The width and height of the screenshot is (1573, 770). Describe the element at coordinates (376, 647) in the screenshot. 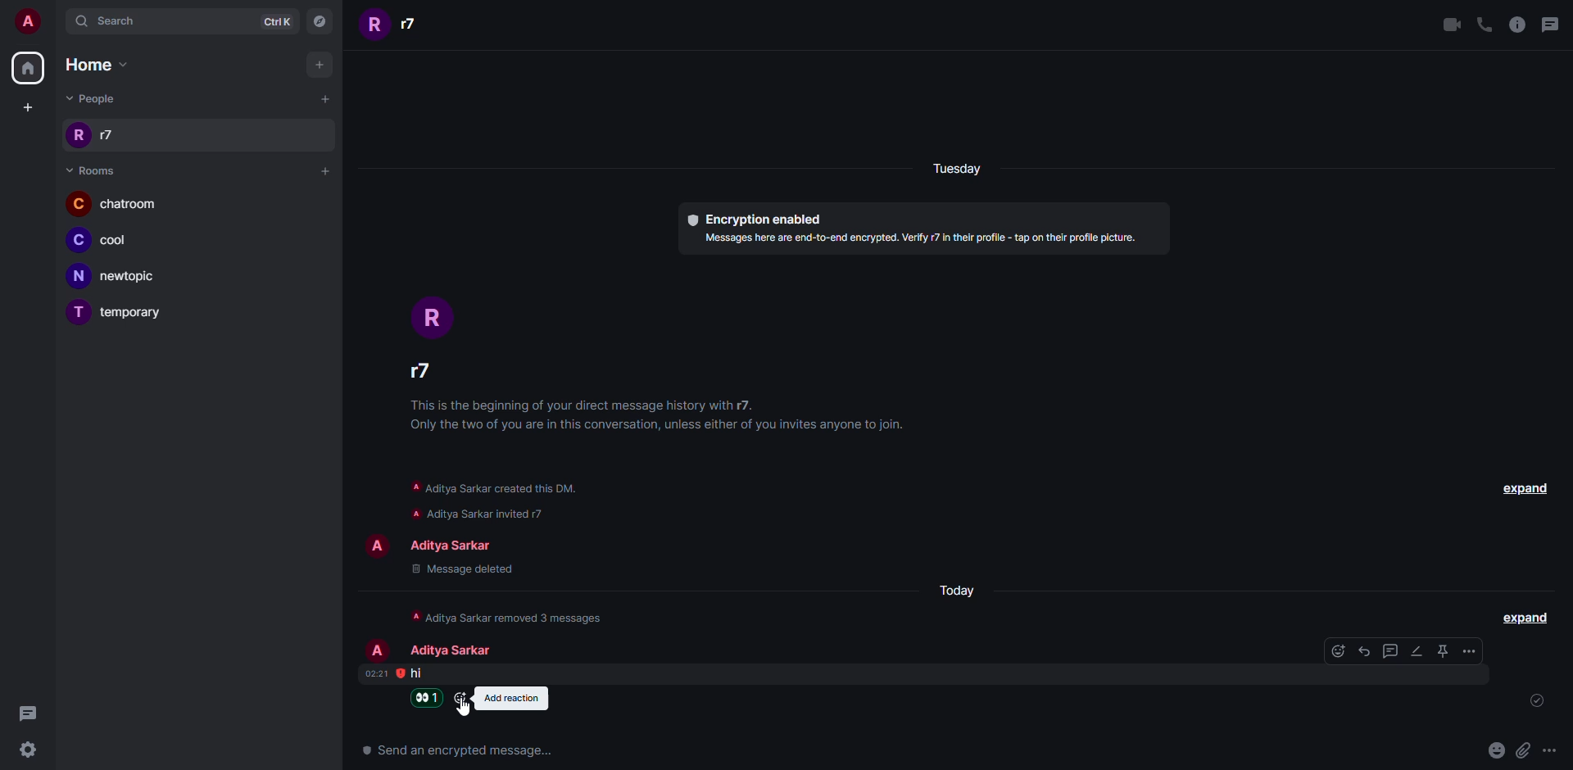

I see `profile` at that location.